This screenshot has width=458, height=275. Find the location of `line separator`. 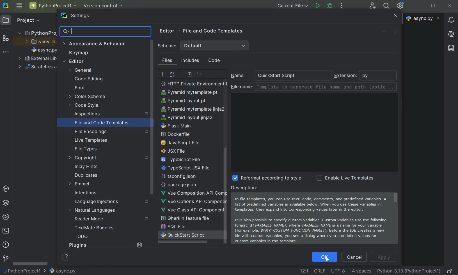

line separator is located at coordinates (320, 271).